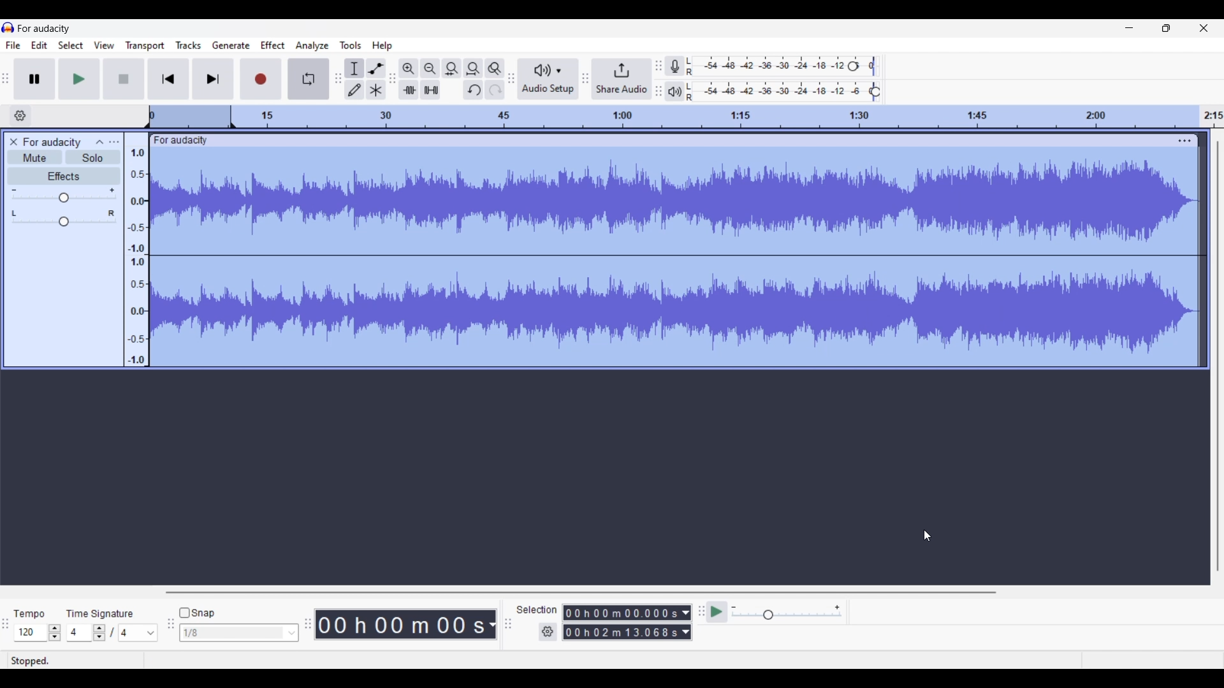 The height and width of the screenshot is (688, 1224). What do you see at coordinates (135, 250) in the screenshot?
I see `Scale to measure audio` at bounding box center [135, 250].